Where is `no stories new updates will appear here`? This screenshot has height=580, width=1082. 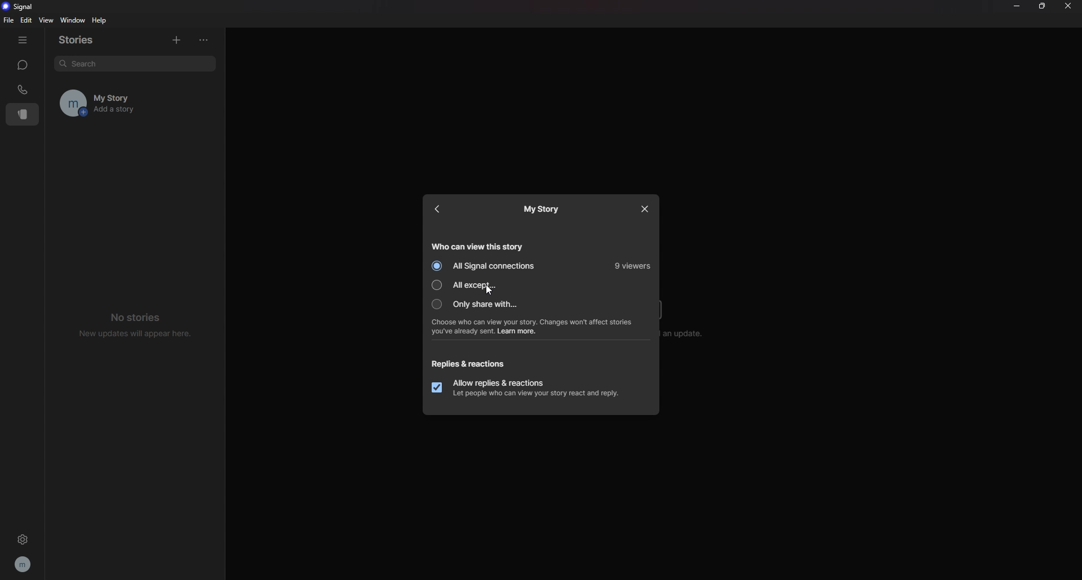
no stories new updates will appear here is located at coordinates (136, 324).